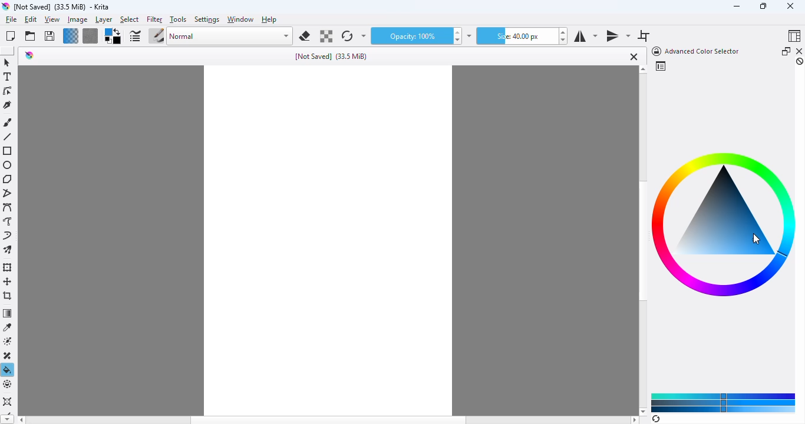 The width and height of the screenshot is (805, 424). What do you see at coordinates (7, 137) in the screenshot?
I see `line tool` at bounding box center [7, 137].